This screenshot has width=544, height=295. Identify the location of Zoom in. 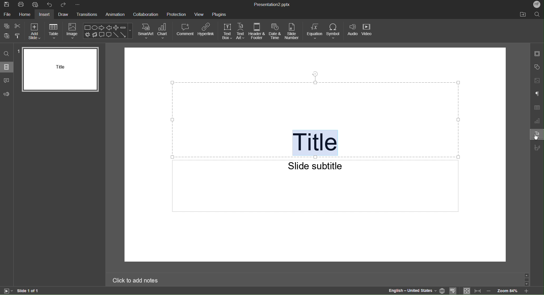
(527, 291).